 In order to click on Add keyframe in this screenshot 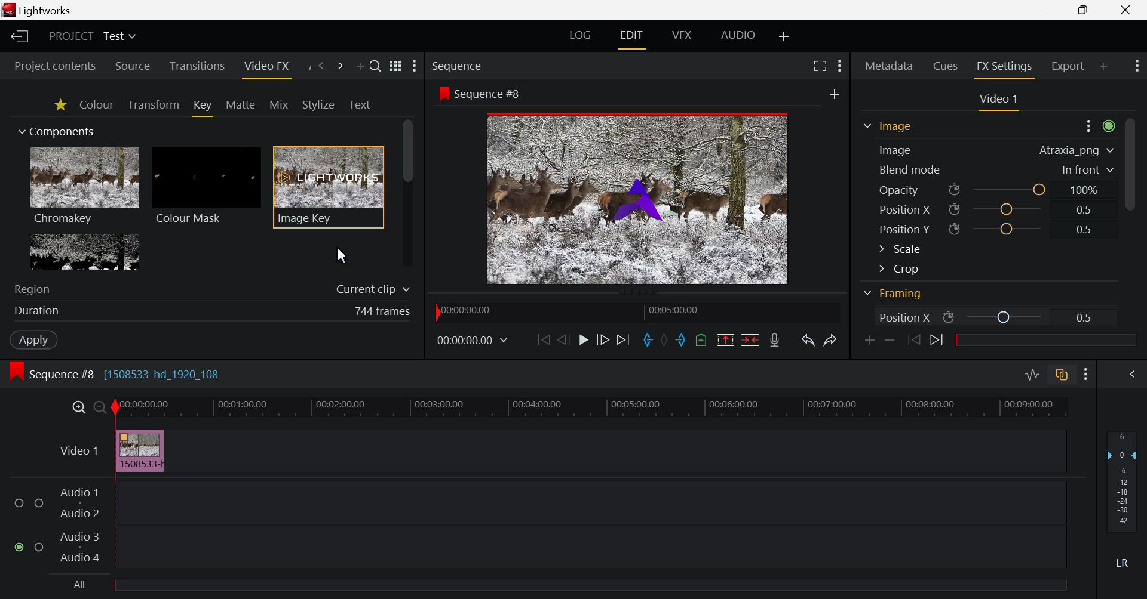, I will do `click(869, 339)`.